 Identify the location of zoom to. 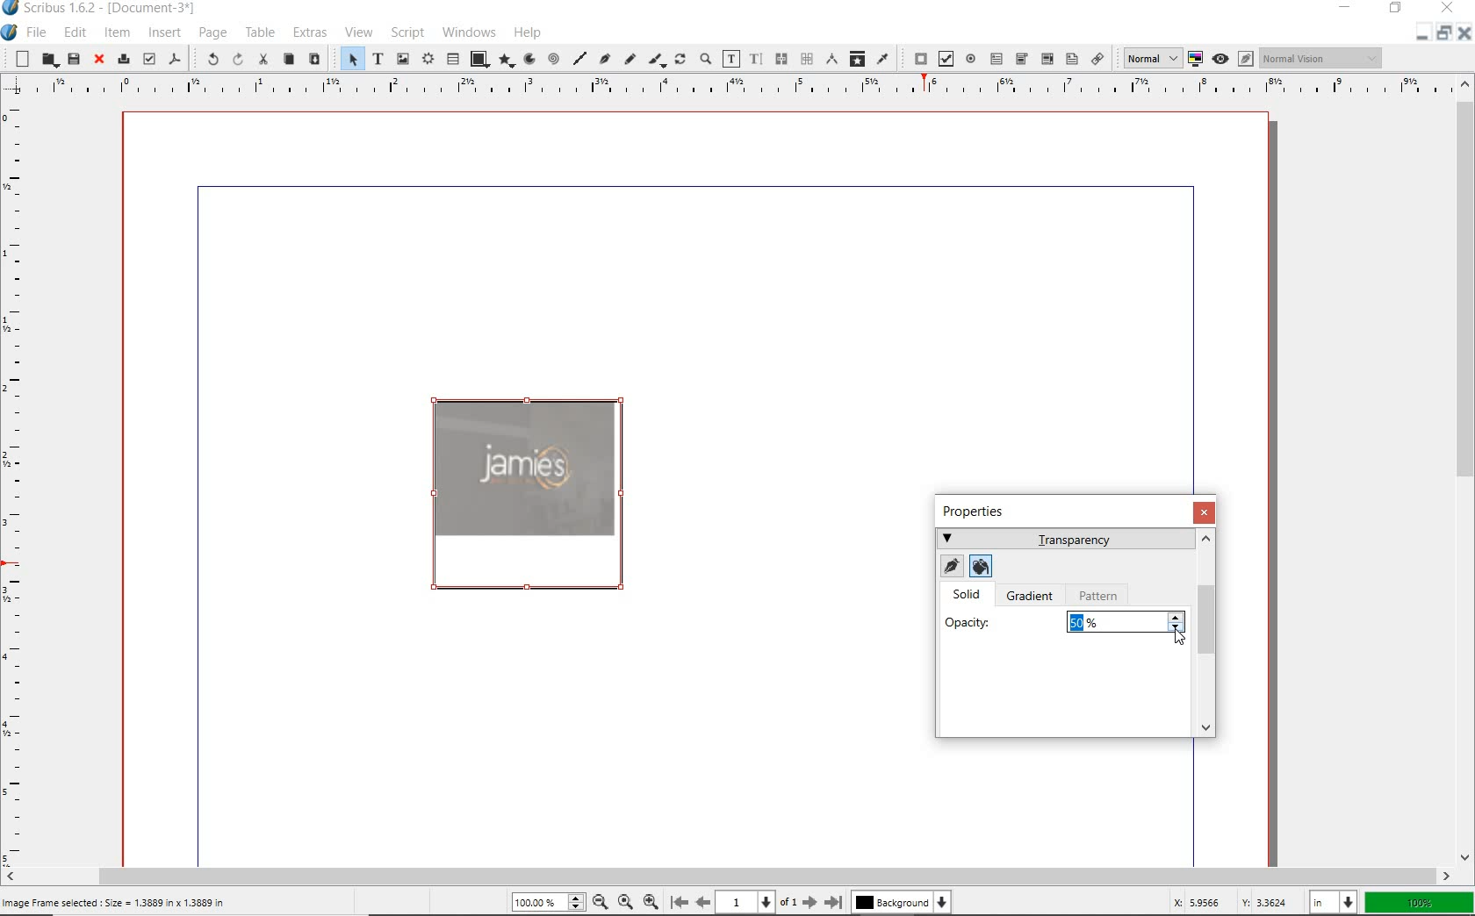
(626, 904).